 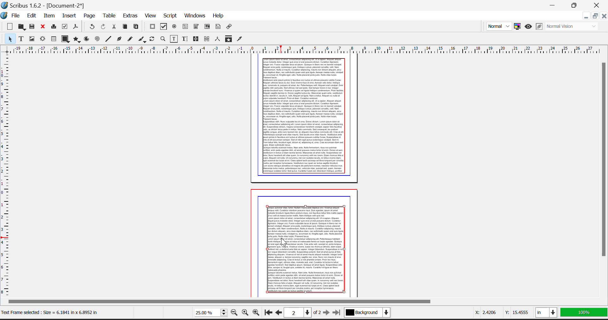 What do you see at coordinates (174, 27) in the screenshot?
I see `PDF Radio Button` at bounding box center [174, 27].